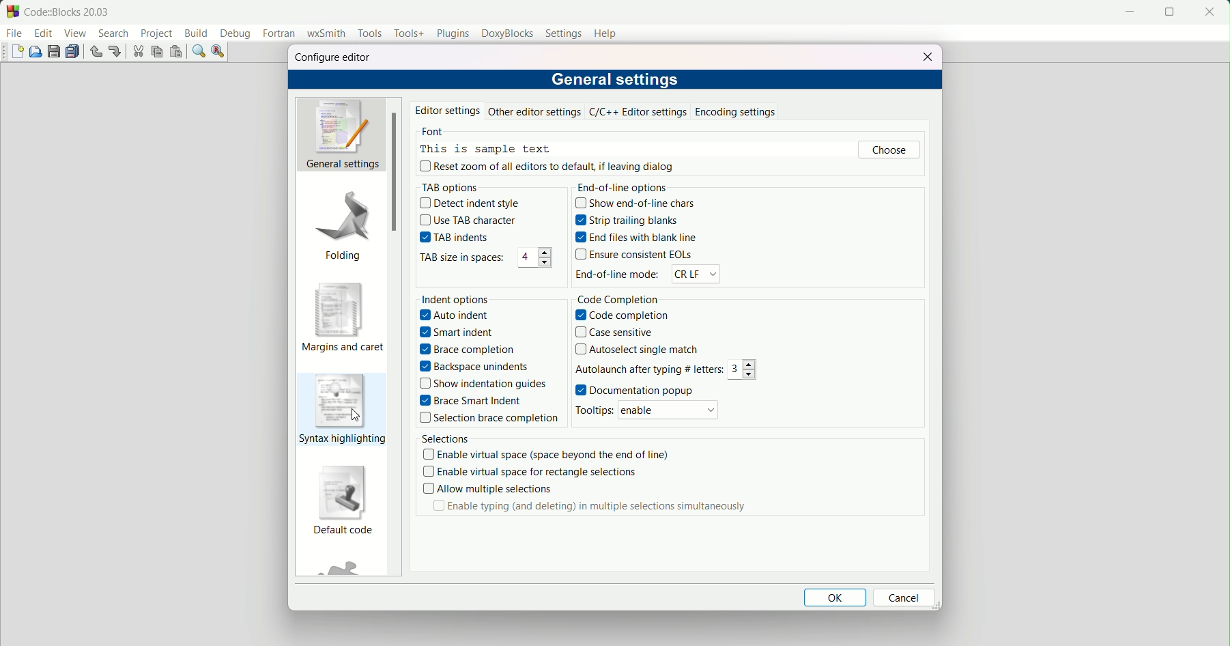 Image resolution: width=1230 pixels, height=646 pixels. Describe the element at coordinates (528, 472) in the screenshot. I see `enable virtual space for rectangle` at that location.